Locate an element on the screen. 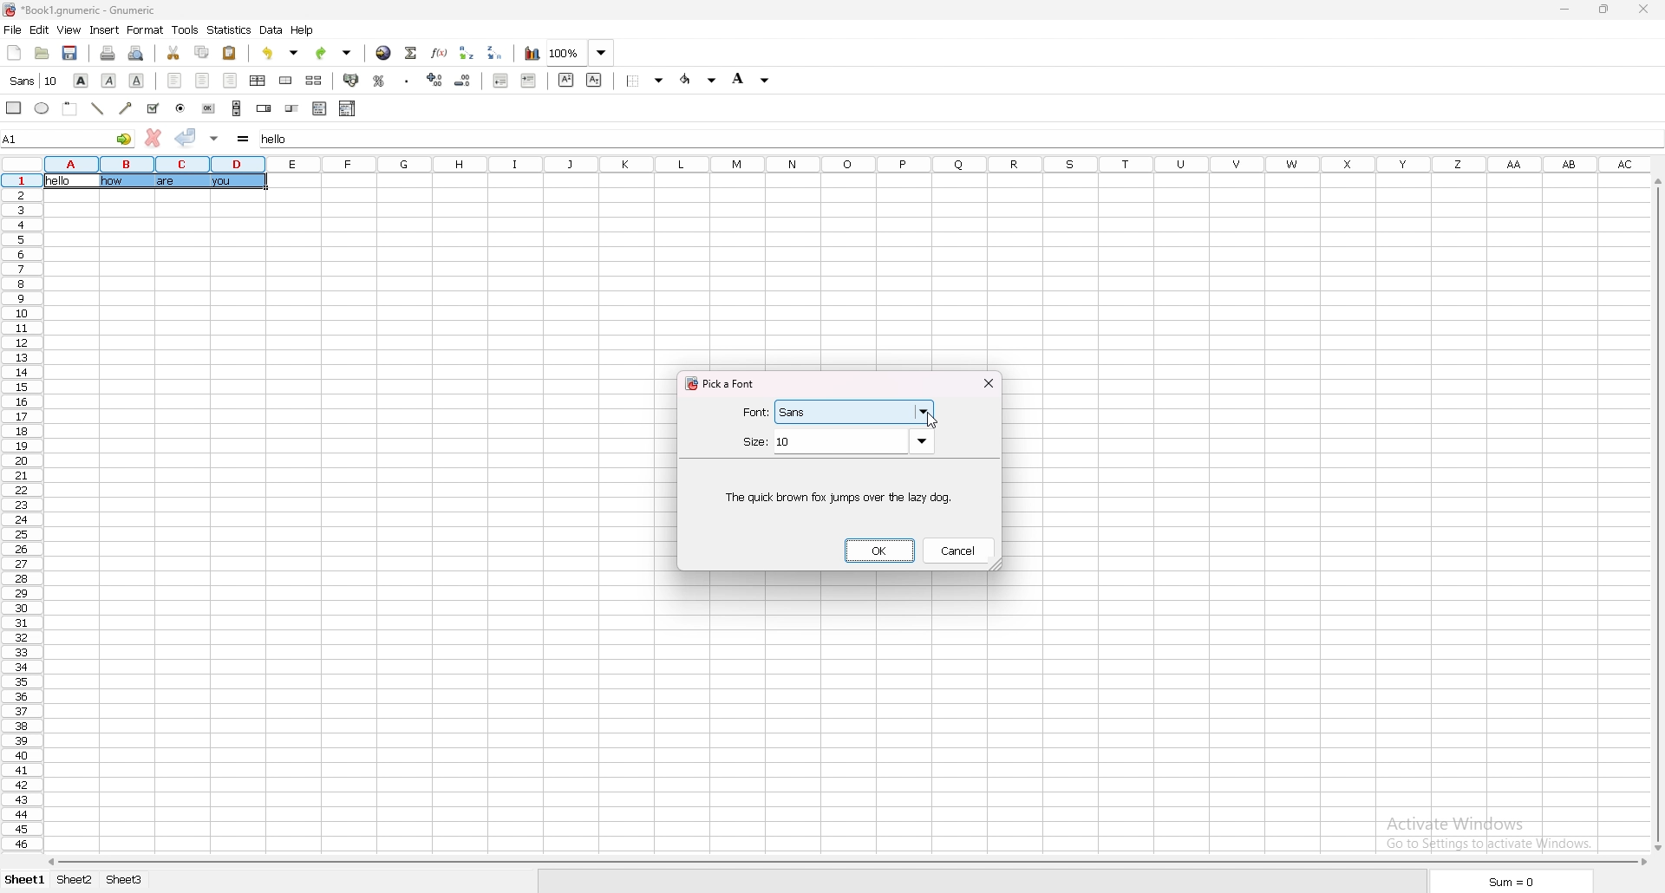  sort descending is located at coordinates (498, 53).